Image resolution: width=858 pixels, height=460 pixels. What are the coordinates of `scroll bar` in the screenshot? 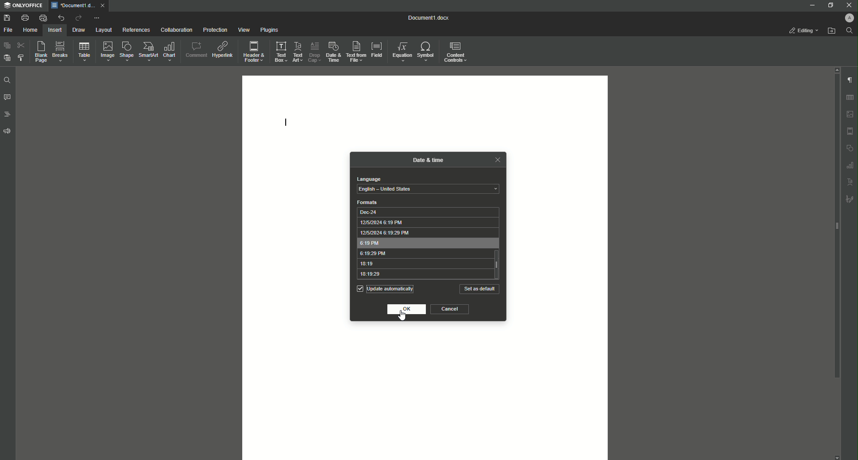 It's located at (835, 226).